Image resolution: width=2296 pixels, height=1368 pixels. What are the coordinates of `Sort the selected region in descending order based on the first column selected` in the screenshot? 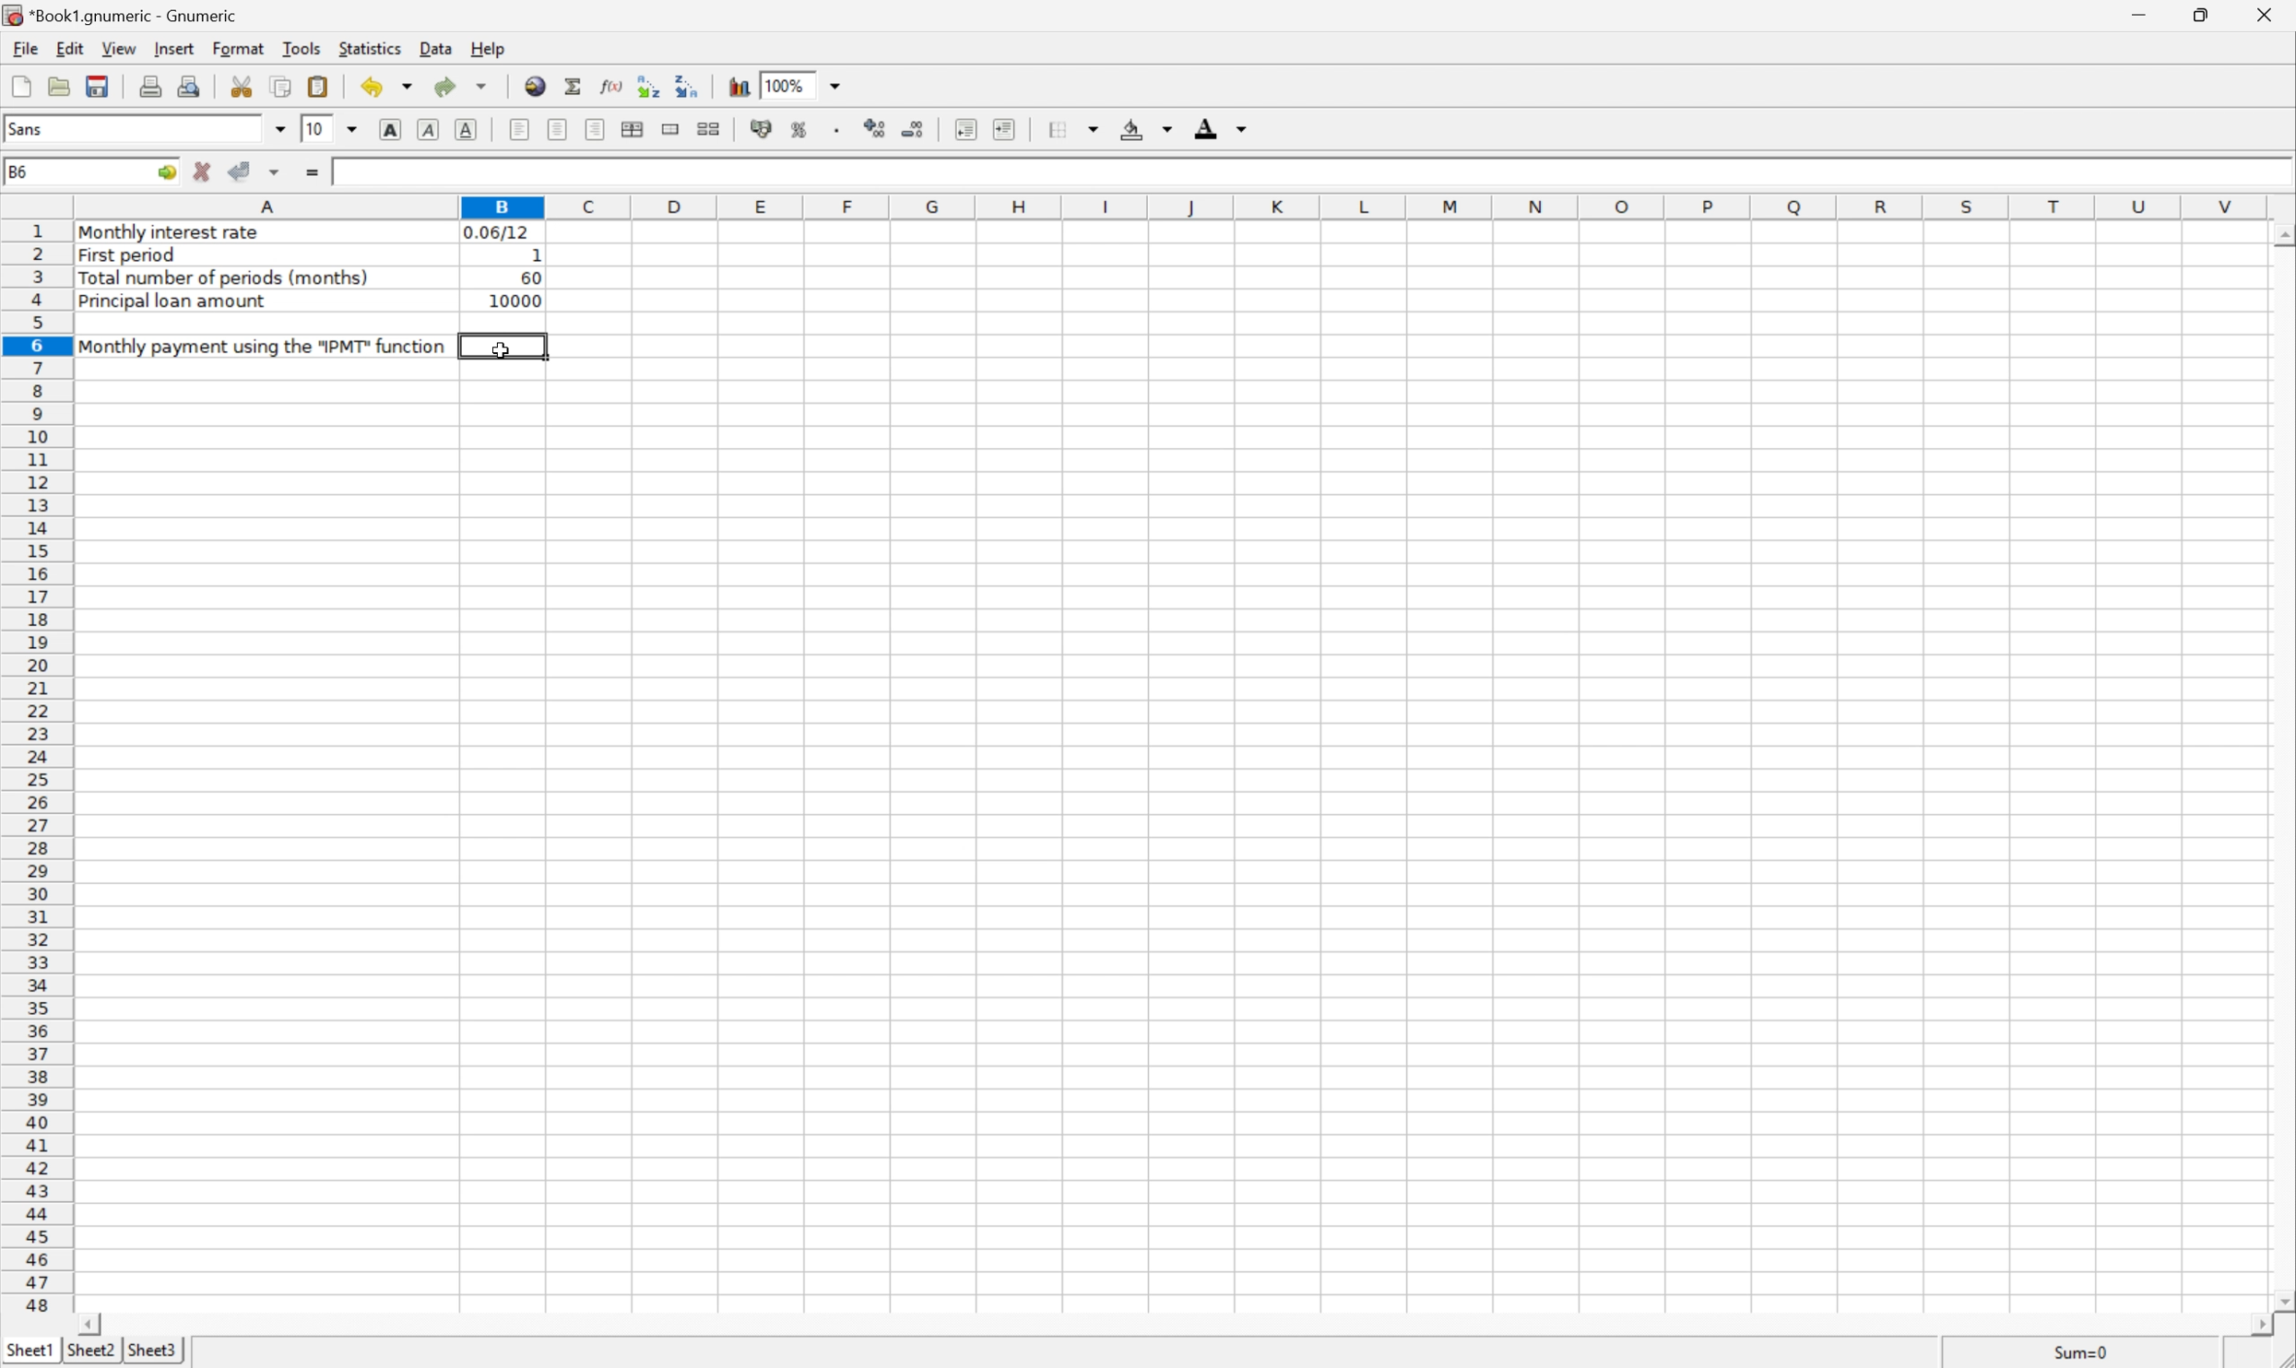 It's located at (688, 87).